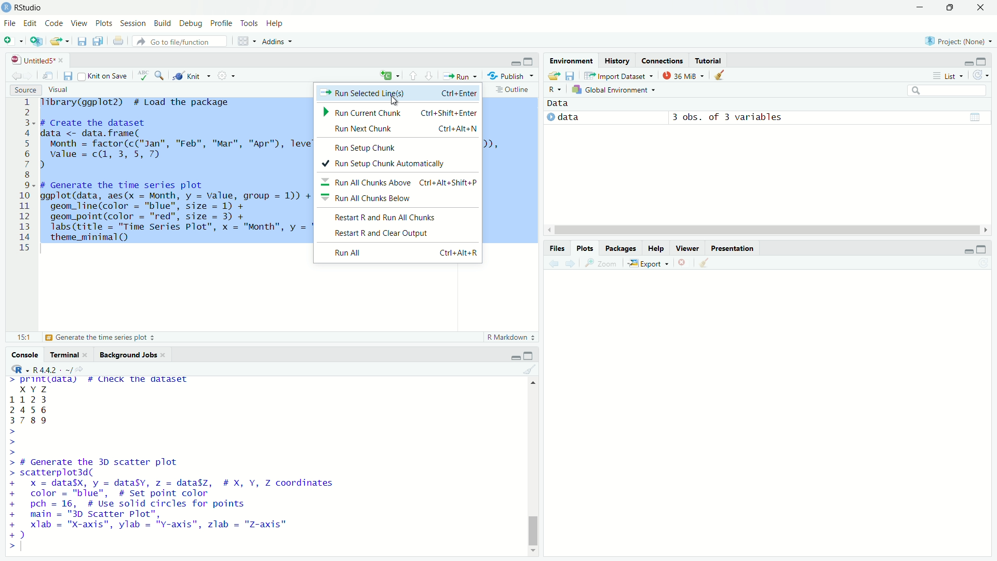 The height and width of the screenshot is (561, 997). I want to click on Run Setup Chunk Automatically, so click(383, 164).